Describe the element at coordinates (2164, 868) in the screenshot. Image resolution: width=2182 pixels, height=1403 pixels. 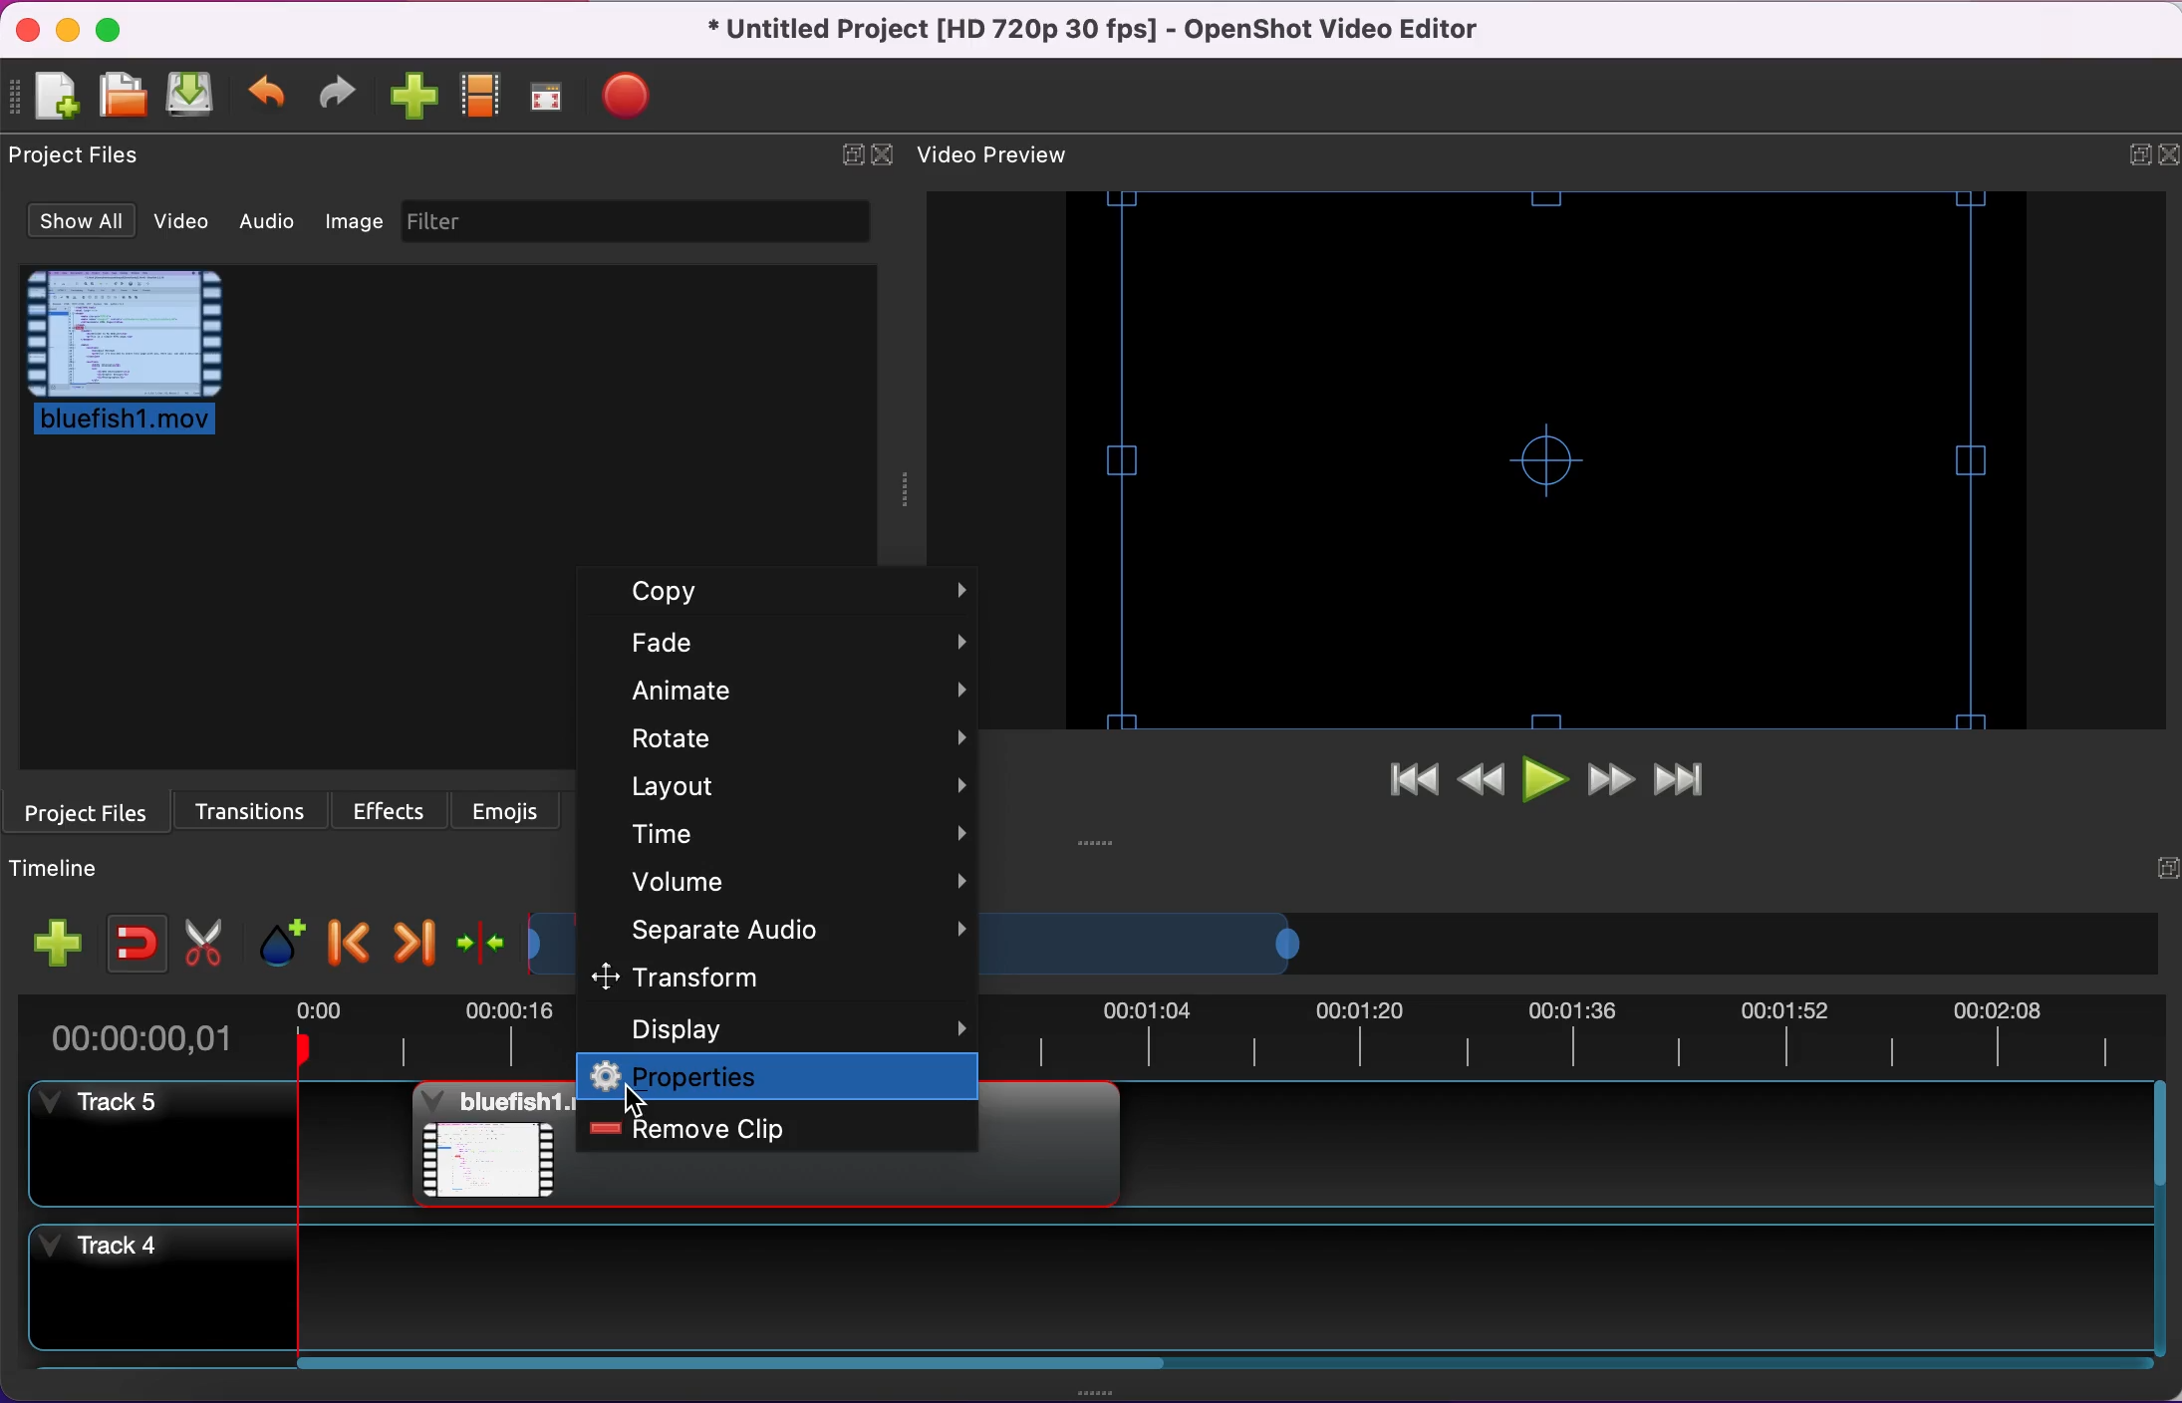
I see `expand/hide` at that location.